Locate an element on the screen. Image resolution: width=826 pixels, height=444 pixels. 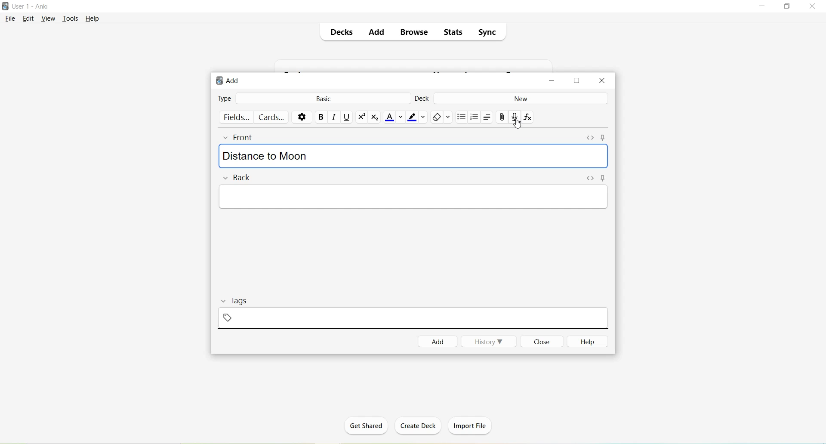
Italic is located at coordinates (334, 117).